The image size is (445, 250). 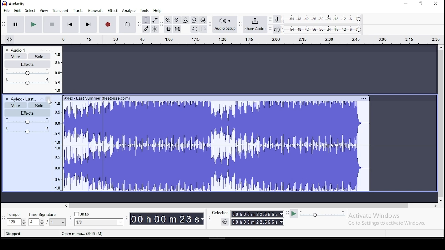 I want to click on play at speed, so click(x=294, y=214).